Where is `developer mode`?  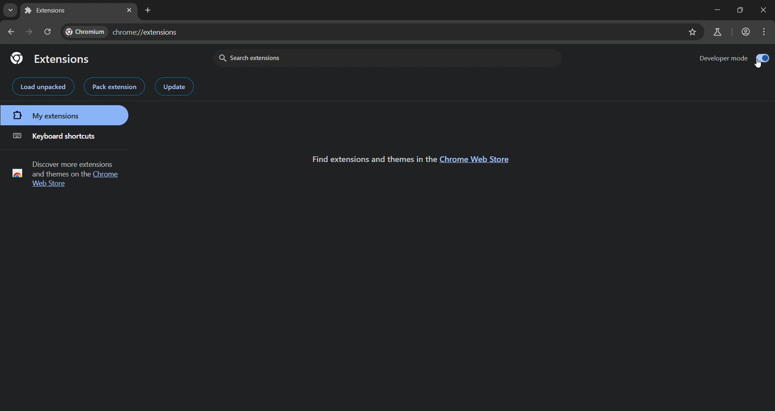 developer mode is located at coordinates (733, 58).